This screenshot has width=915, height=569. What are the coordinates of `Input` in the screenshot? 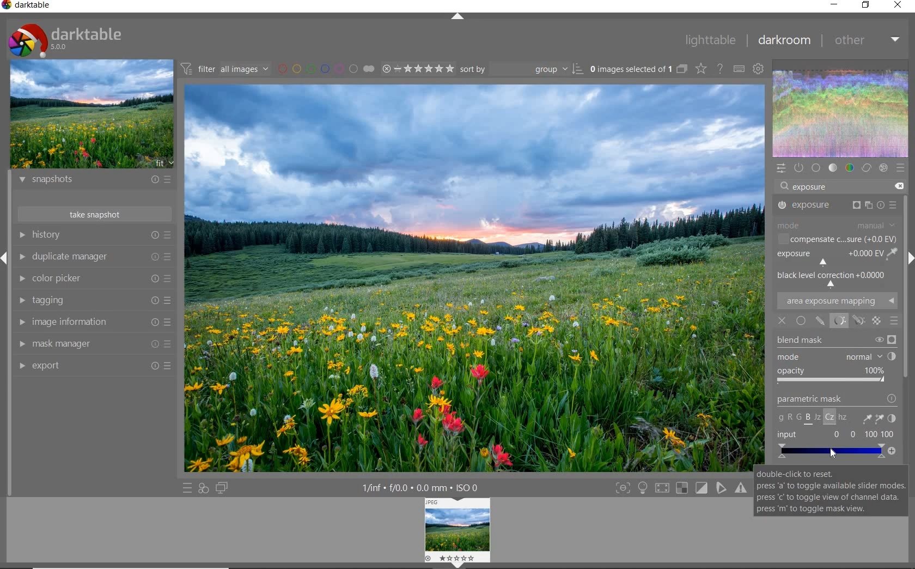 It's located at (837, 446).